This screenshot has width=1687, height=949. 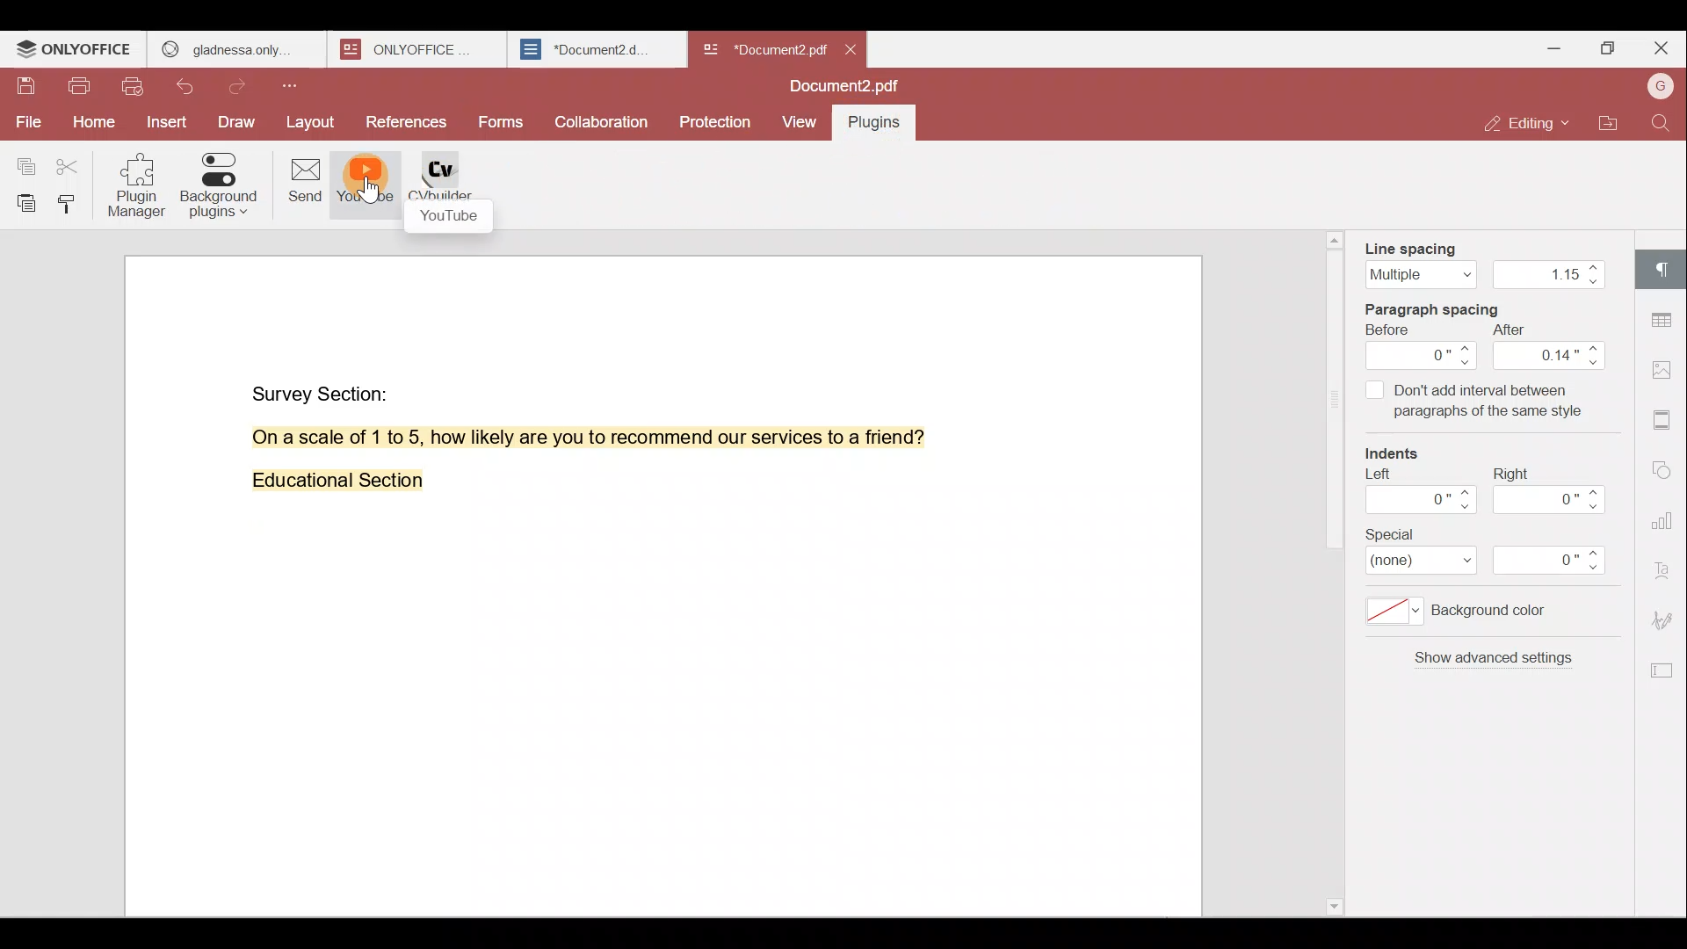 I want to click on gladness only, so click(x=236, y=49).